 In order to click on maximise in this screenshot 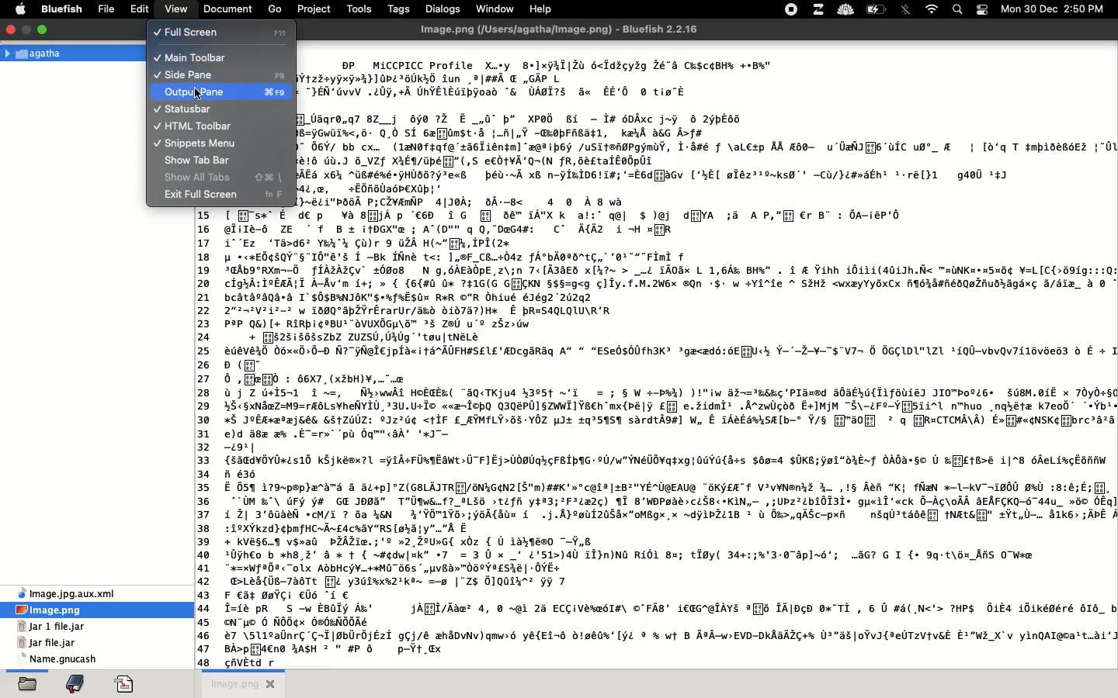, I will do `click(43, 29)`.